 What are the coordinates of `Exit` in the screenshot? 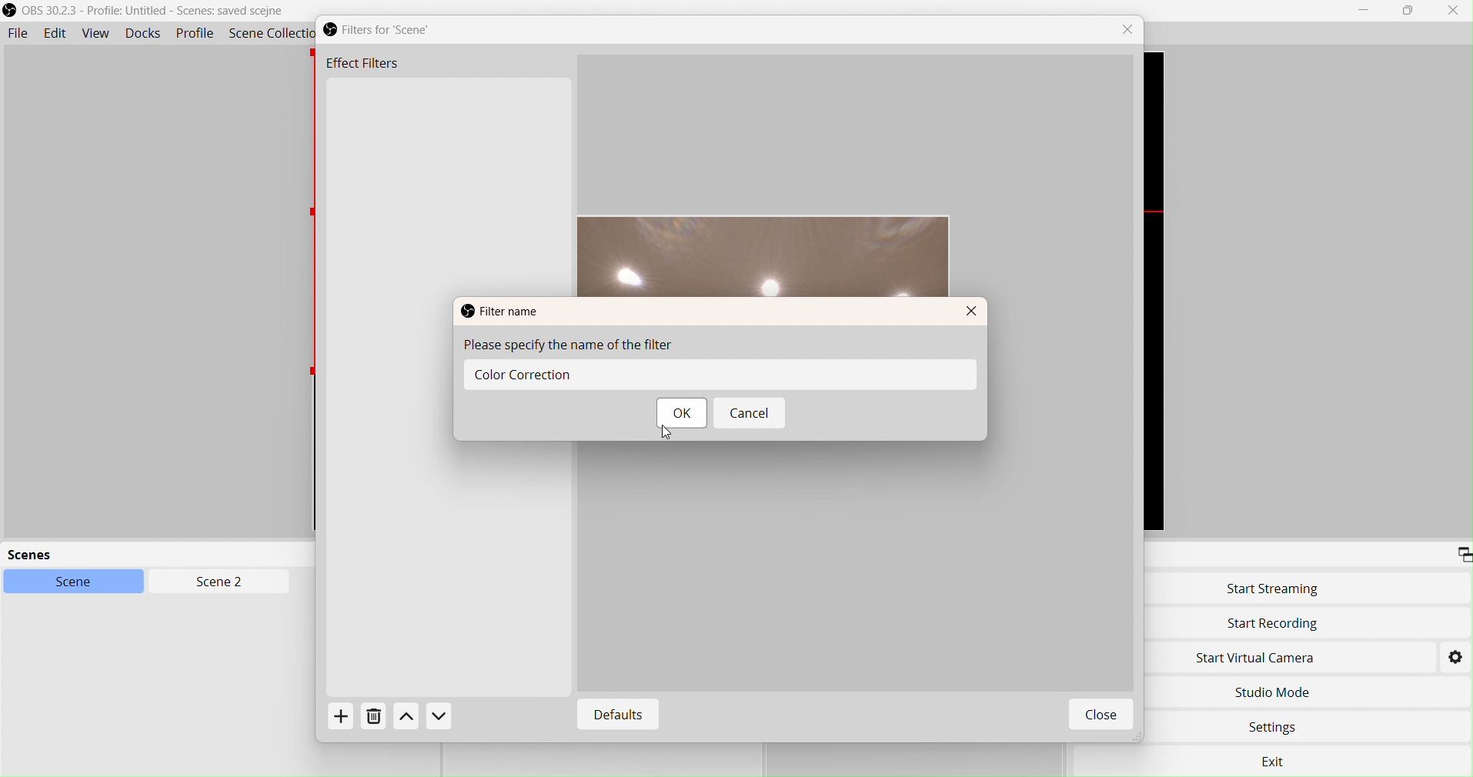 It's located at (1281, 762).